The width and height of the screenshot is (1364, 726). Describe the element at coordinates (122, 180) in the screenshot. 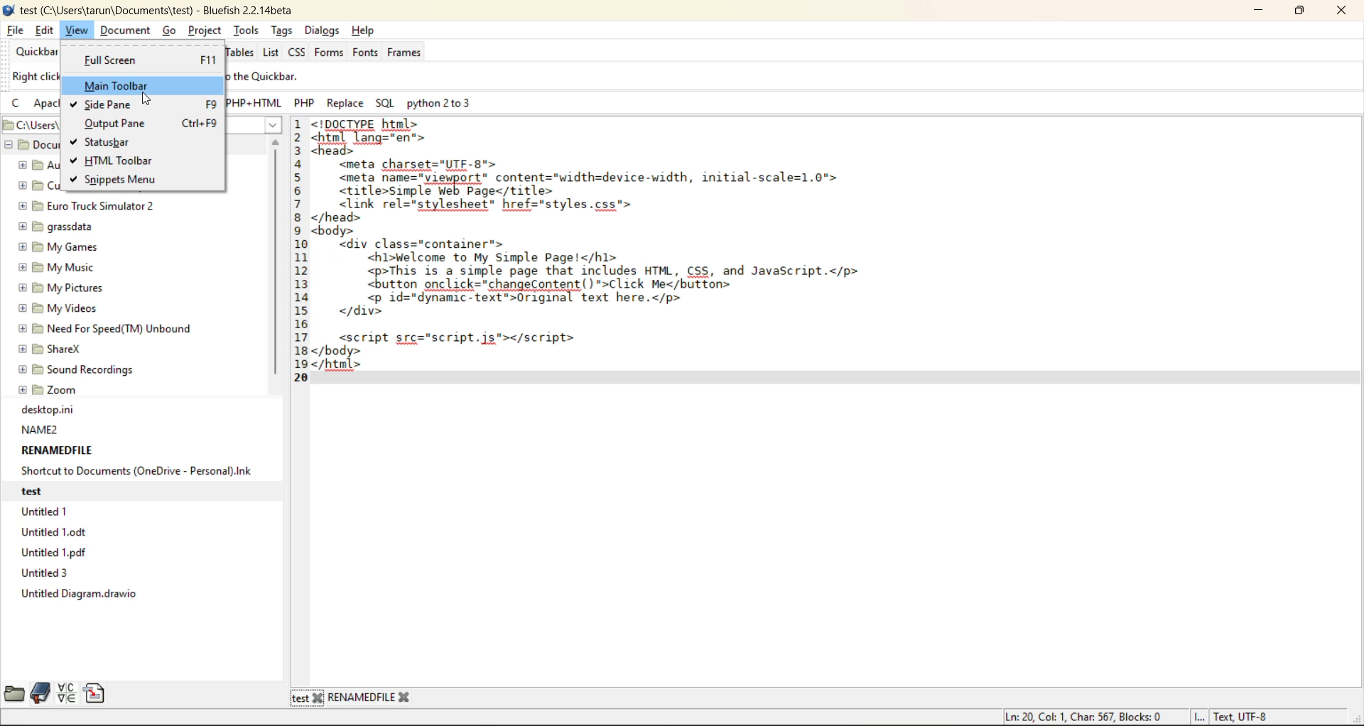

I see `snippets menu` at that location.